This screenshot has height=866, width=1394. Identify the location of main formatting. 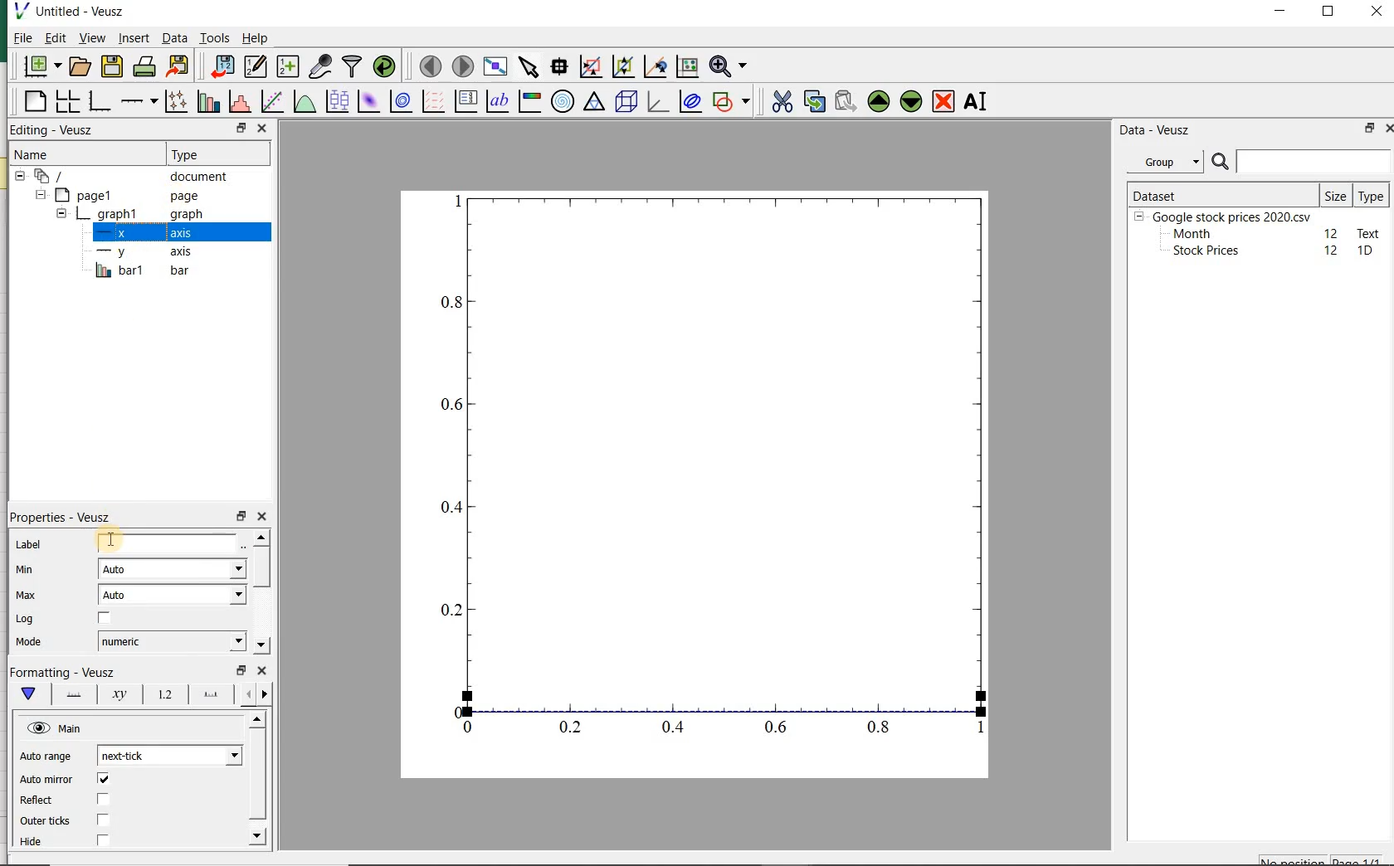
(25, 693).